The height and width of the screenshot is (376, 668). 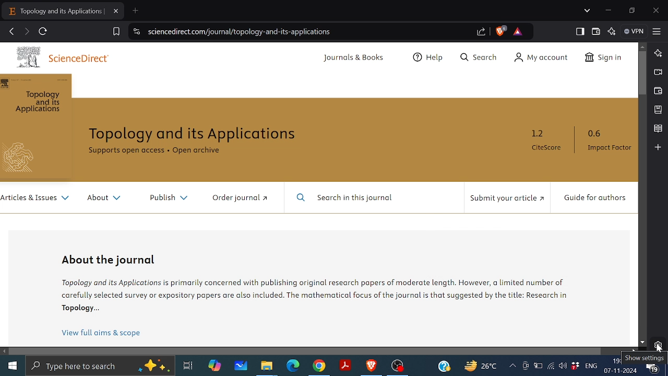 I want to click on wallet, so click(x=658, y=90).